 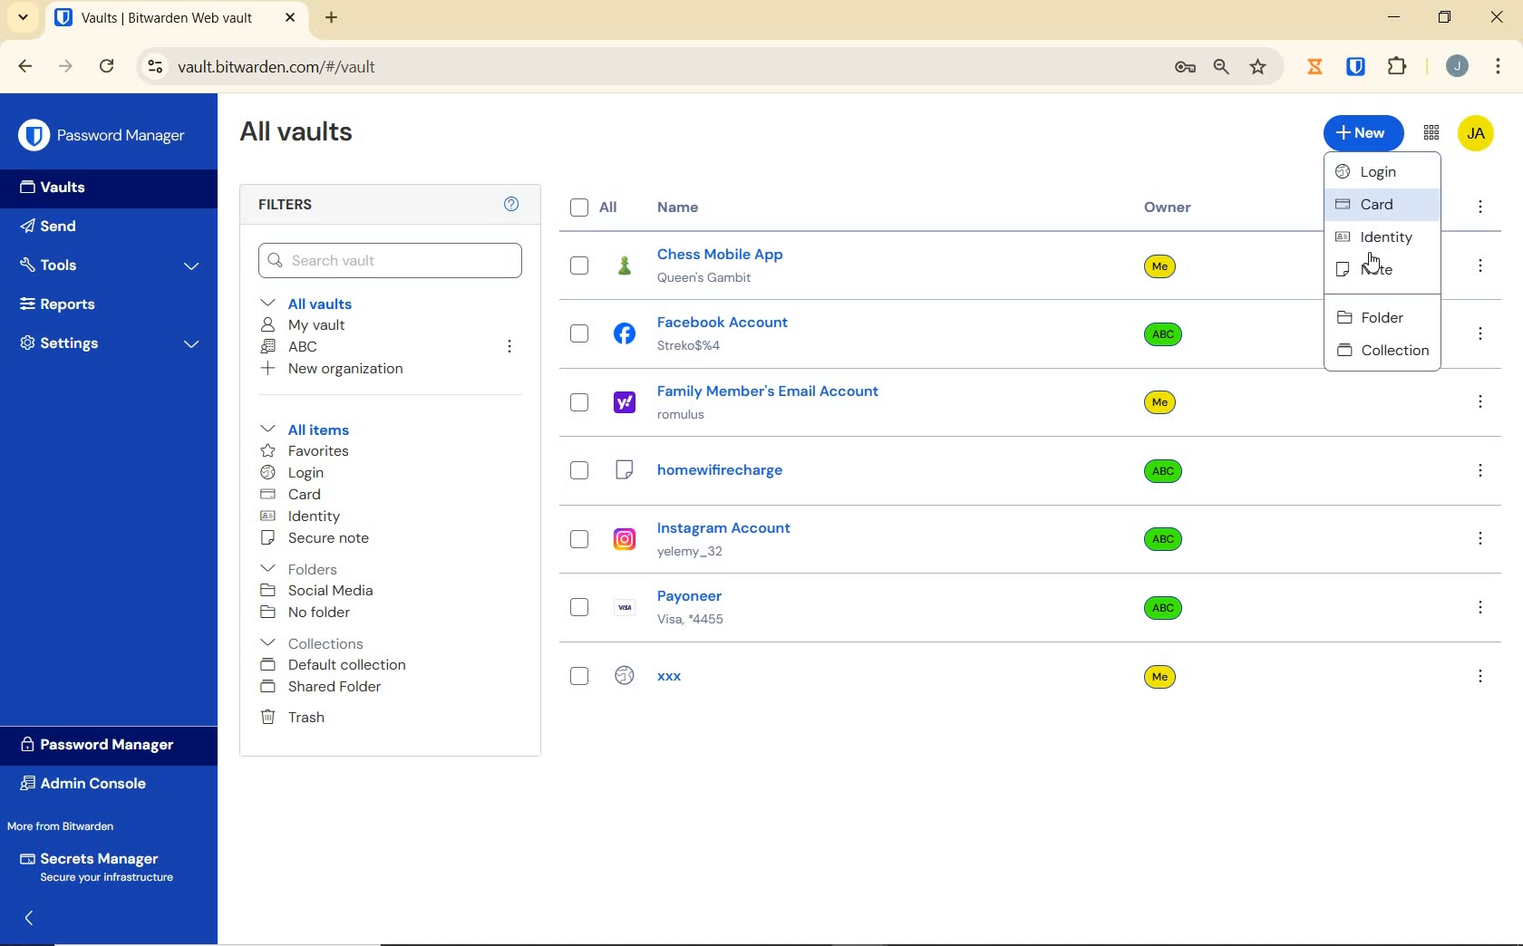 I want to click on Bitwarden Account, so click(x=1475, y=132).